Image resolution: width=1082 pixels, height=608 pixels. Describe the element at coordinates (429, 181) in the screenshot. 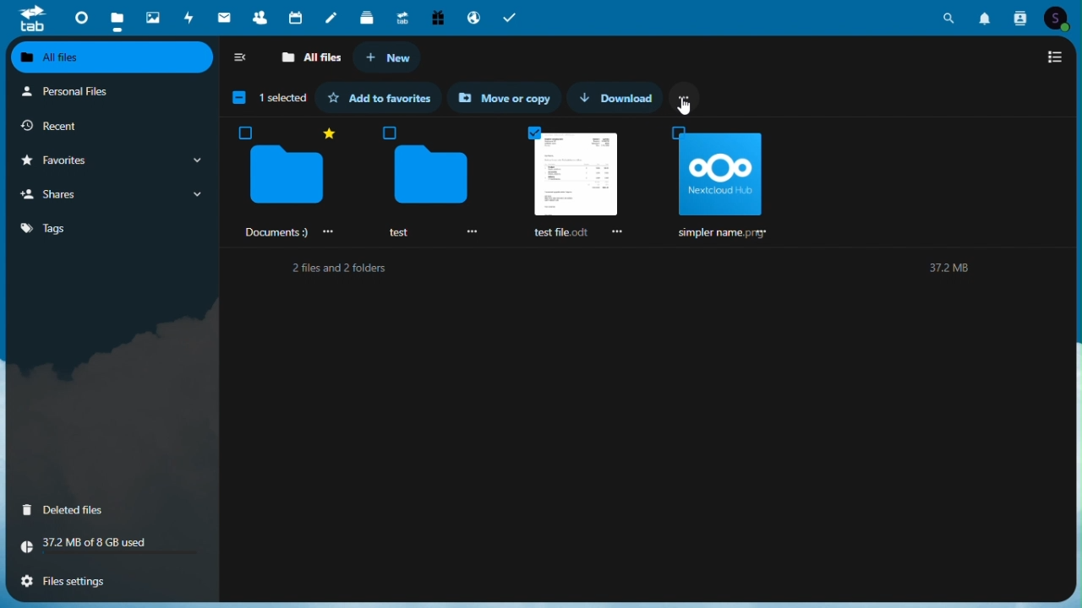

I see `test` at that location.